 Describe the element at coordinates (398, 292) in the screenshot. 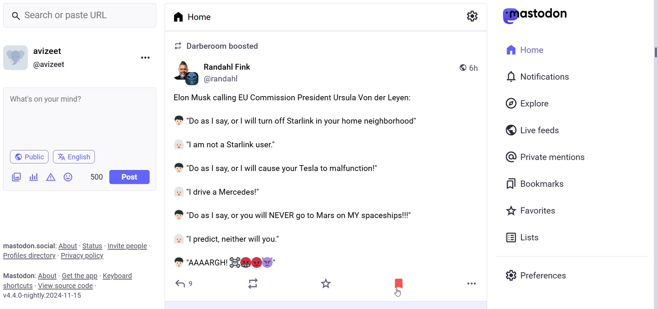

I see `cursor` at that location.